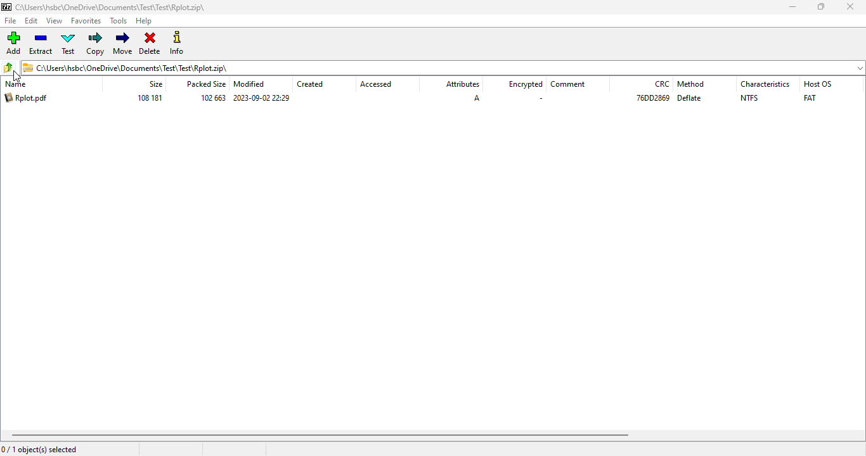 The image size is (866, 456). I want to click on deflate, so click(689, 98).